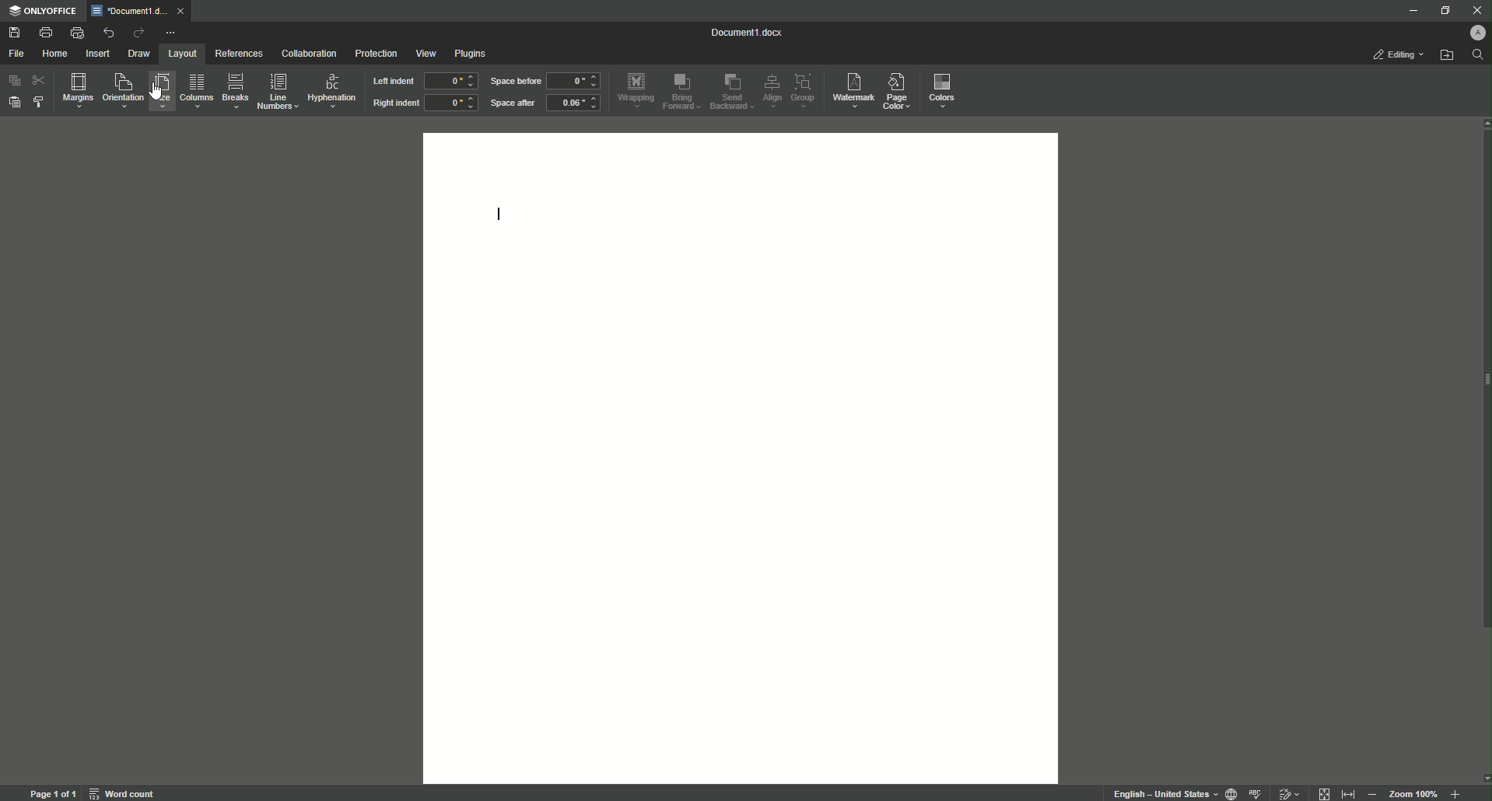  Describe the element at coordinates (424, 53) in the screenshot. I see `View` at that location.